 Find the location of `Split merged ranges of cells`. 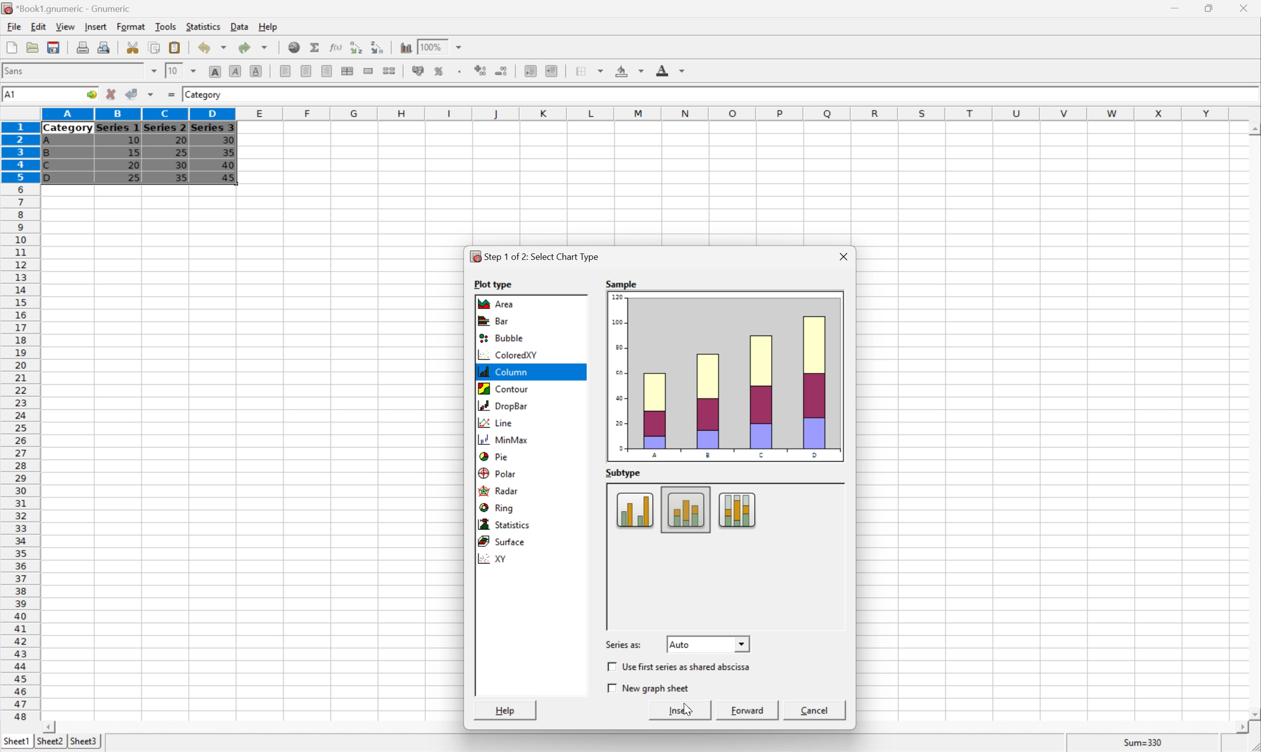

Split merged ranges of cells is located at coordinates (389, 71).